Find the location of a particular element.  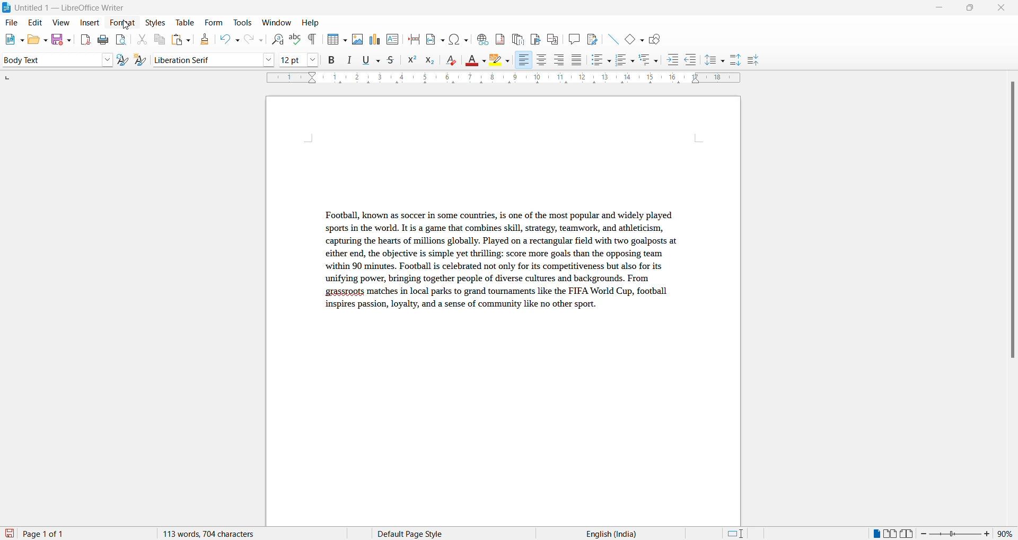

spellings is located at coordinates (295, 38).